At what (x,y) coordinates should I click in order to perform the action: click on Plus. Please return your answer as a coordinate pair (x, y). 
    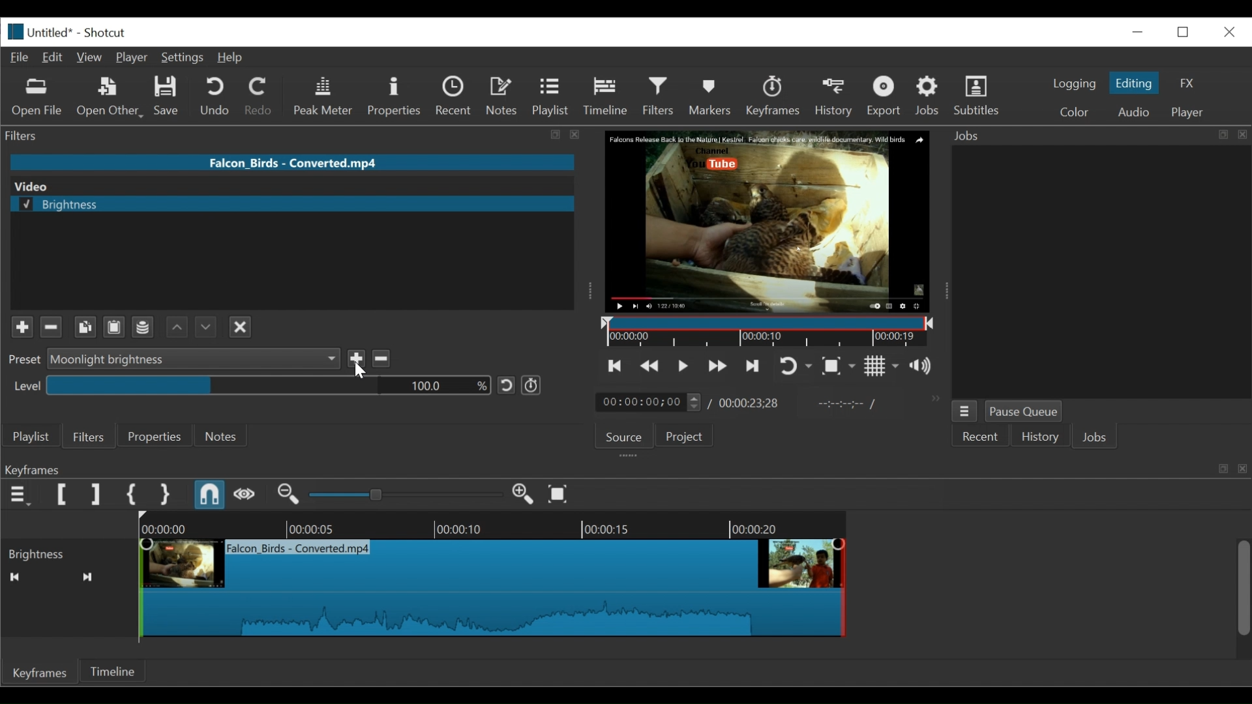
    Looking at the image, I should click on (18, 324).